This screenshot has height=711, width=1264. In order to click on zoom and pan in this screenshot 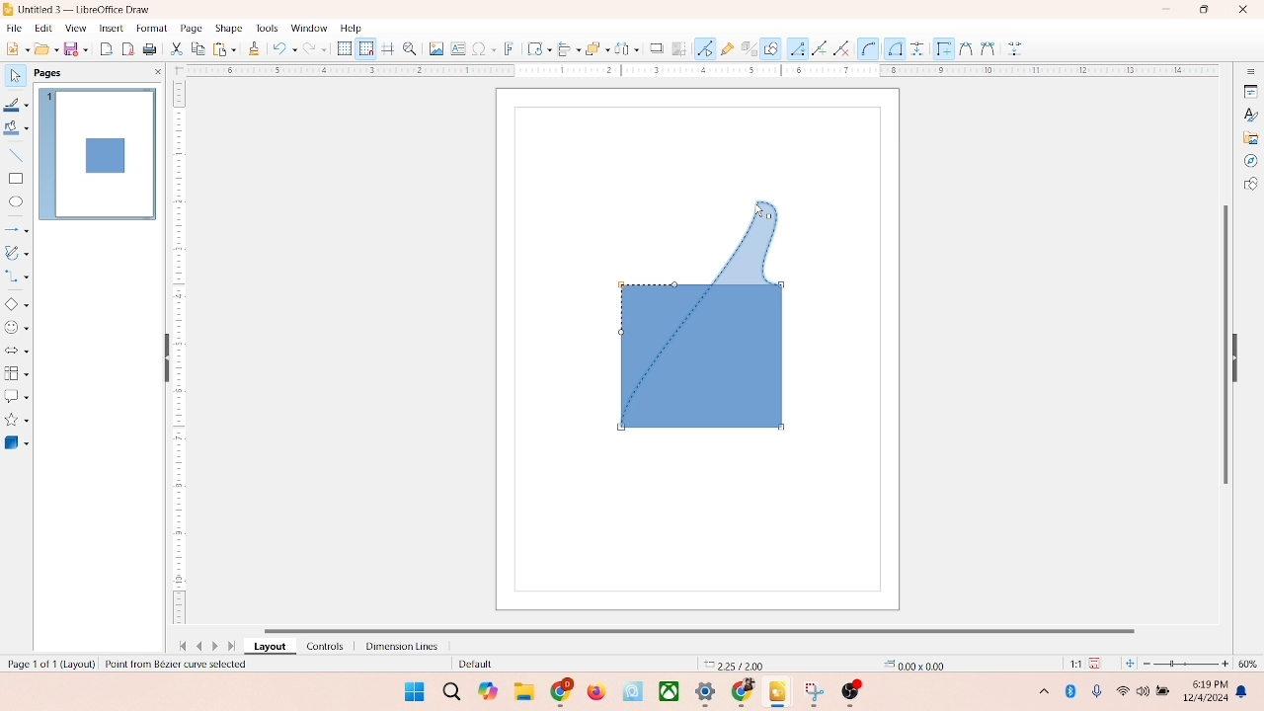, I will do `click(409, 47)`.